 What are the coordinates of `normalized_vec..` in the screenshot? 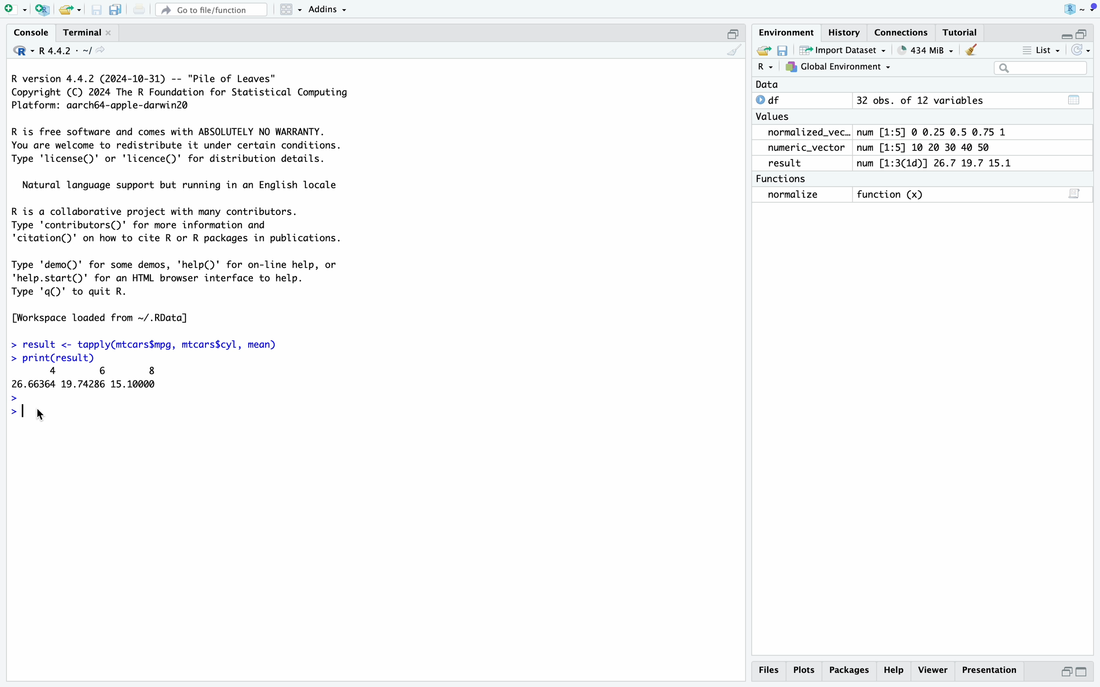 It's located at (808, 132).